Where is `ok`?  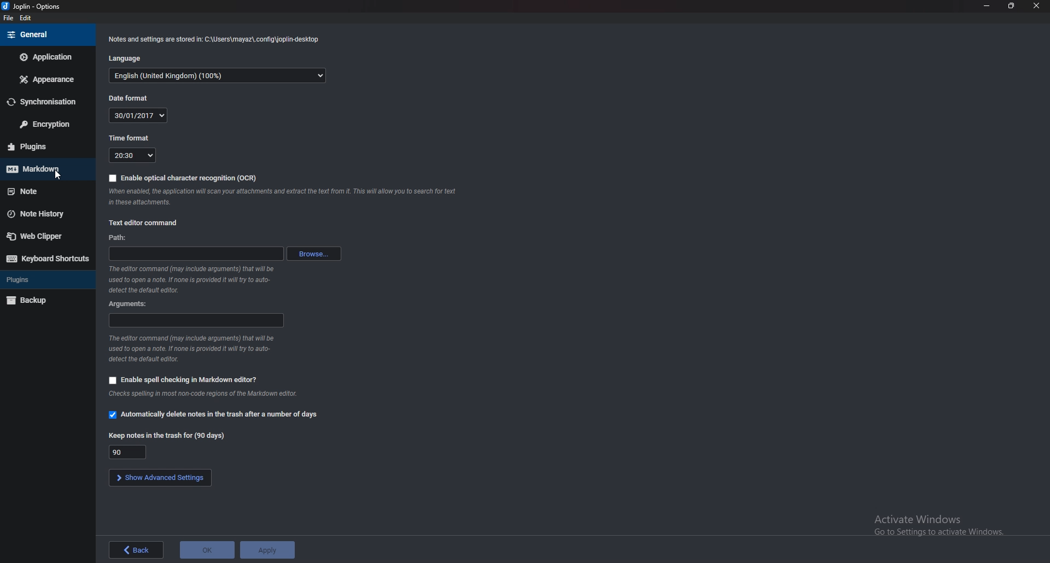
ok is located at coordinates (206, 548).